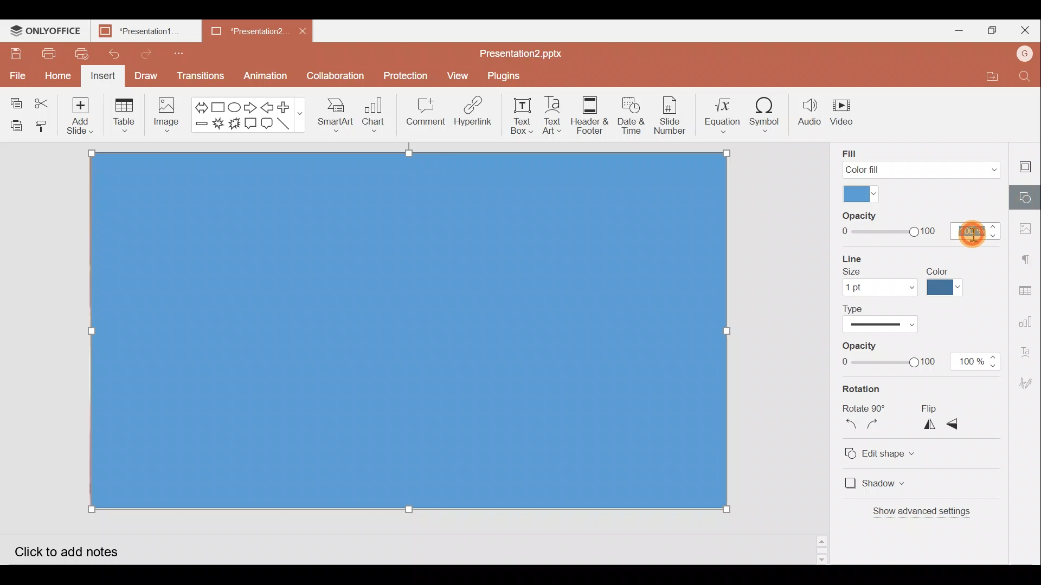 The image size is (1041, 585). I want to click on Shadow, so click(875, 484).